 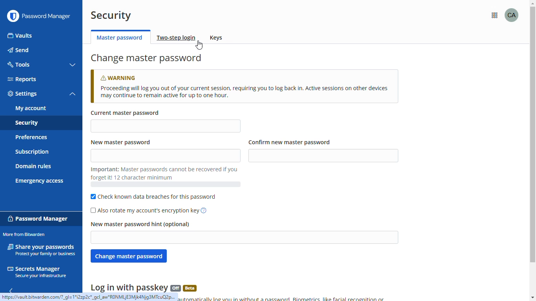 What do you see at coordinates (191, 288) in the screenshot?
I see `beta` at bounding box center [191, 288].